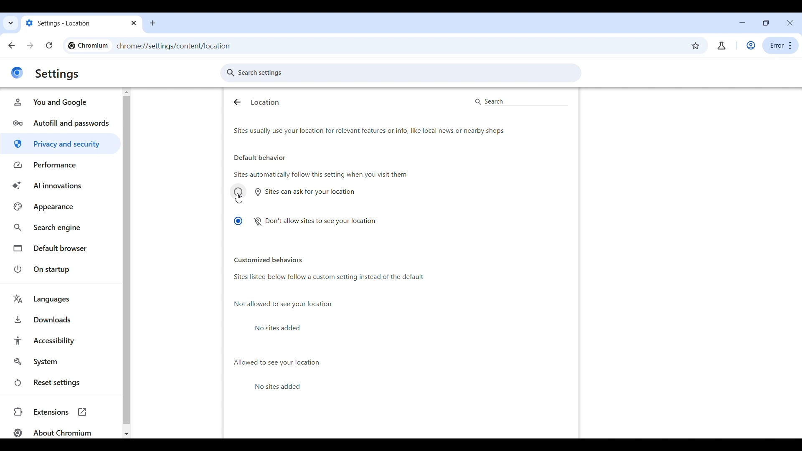  I want to click on Chrome labs, so click(721, 46).